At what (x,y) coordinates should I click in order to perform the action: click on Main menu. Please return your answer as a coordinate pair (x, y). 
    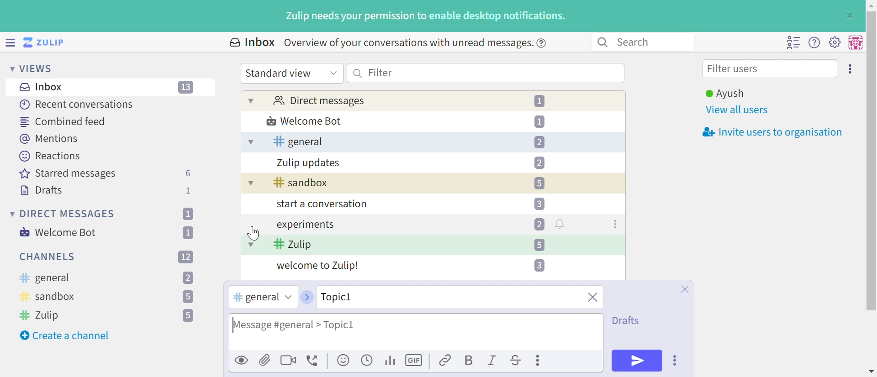
    Looking at the image, I should click on (835, 42).